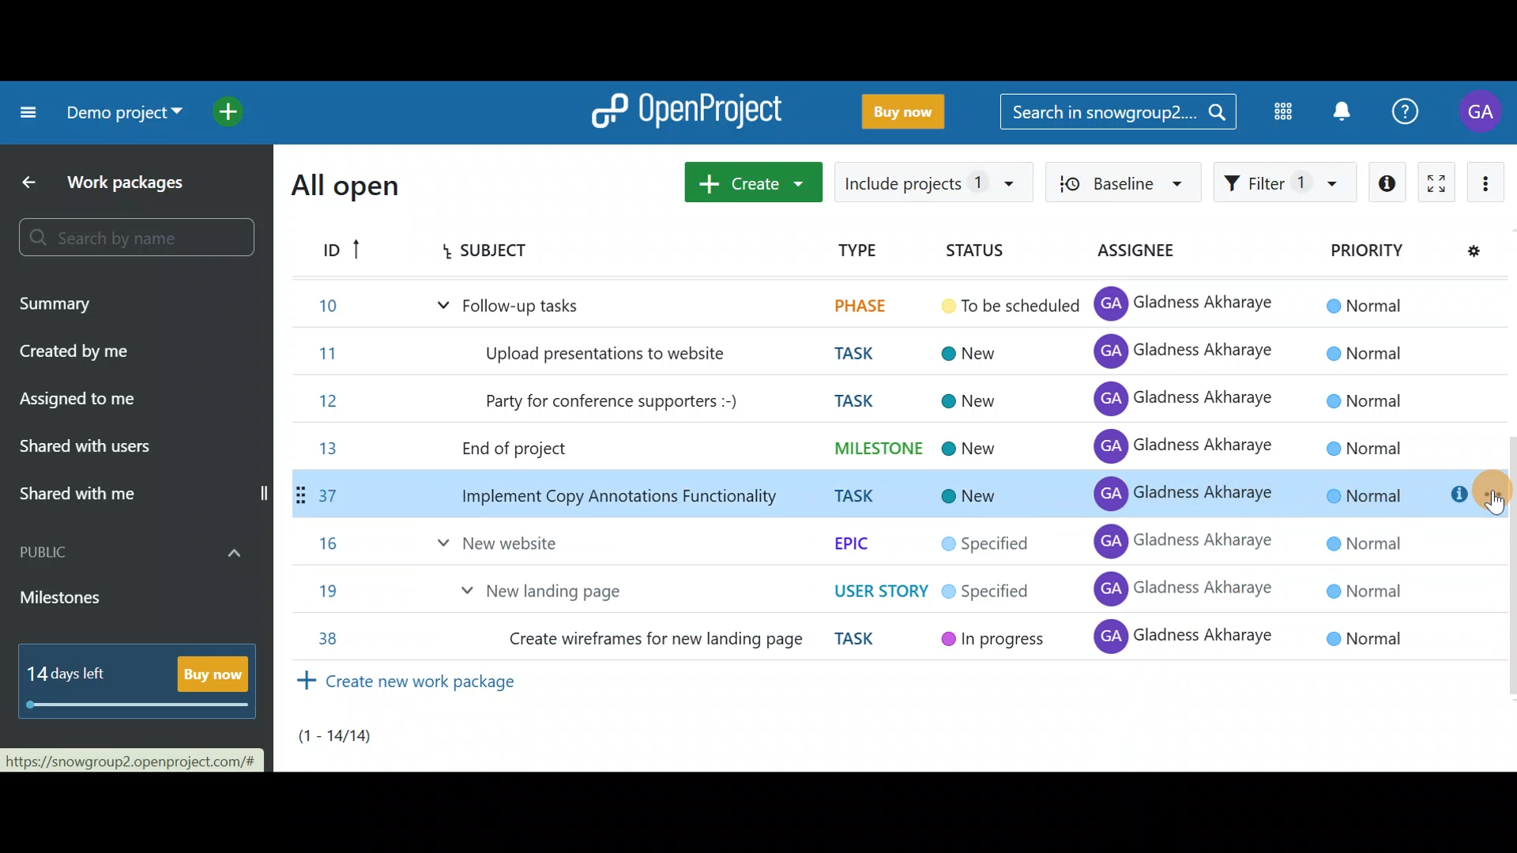 The width and height of the screenshot is (1517, 853). I want to click on GA Gladness Akharaye, so click(1184, 588).